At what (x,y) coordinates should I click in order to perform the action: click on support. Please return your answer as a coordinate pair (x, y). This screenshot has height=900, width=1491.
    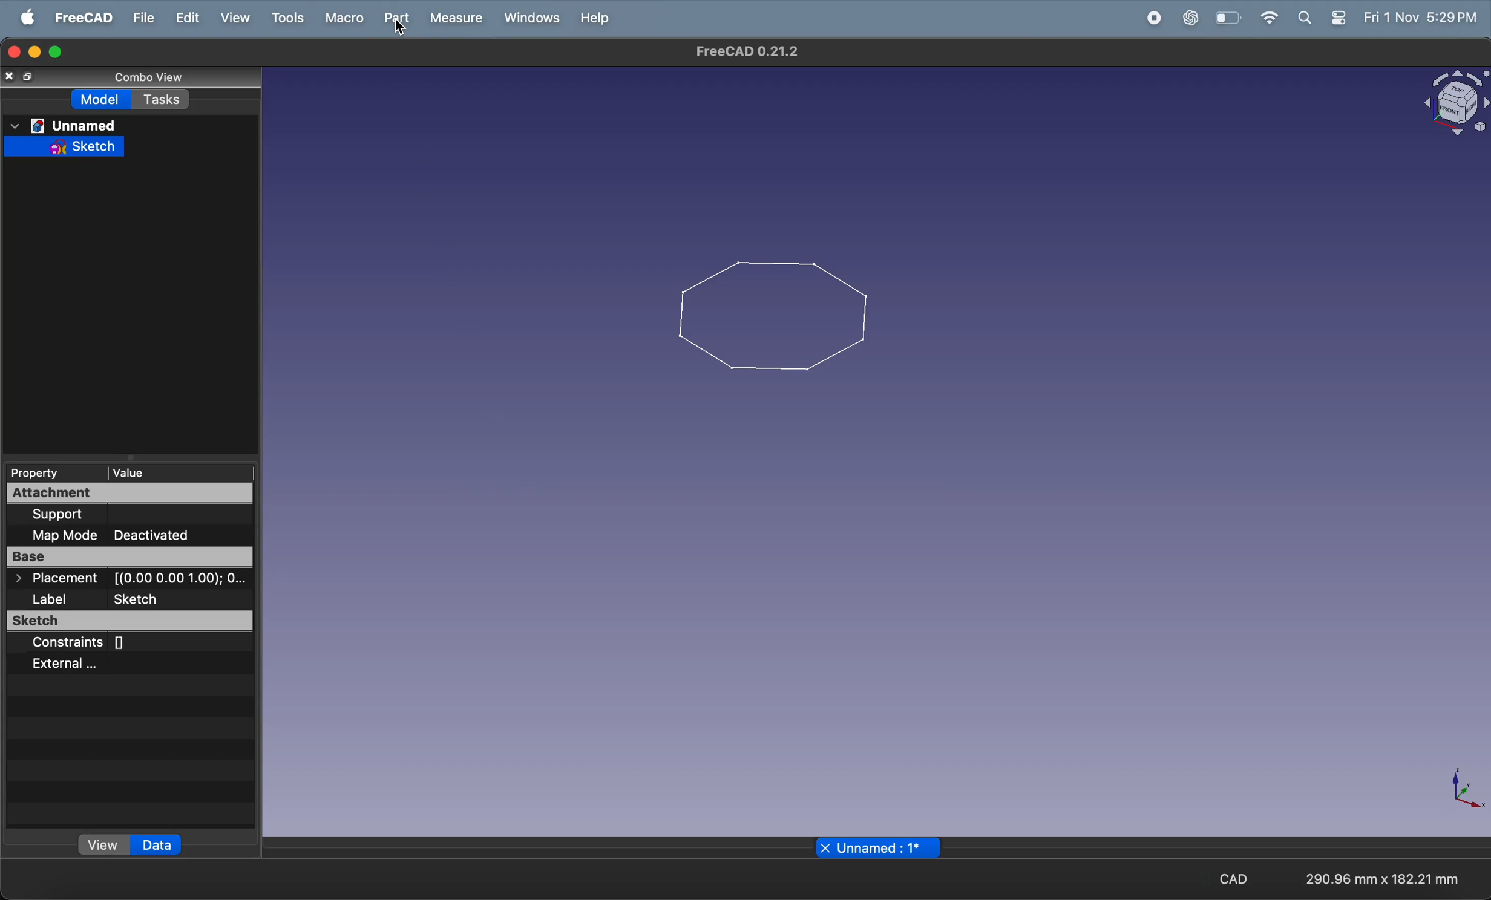
    Looking at the image, I should click on (89, 515).